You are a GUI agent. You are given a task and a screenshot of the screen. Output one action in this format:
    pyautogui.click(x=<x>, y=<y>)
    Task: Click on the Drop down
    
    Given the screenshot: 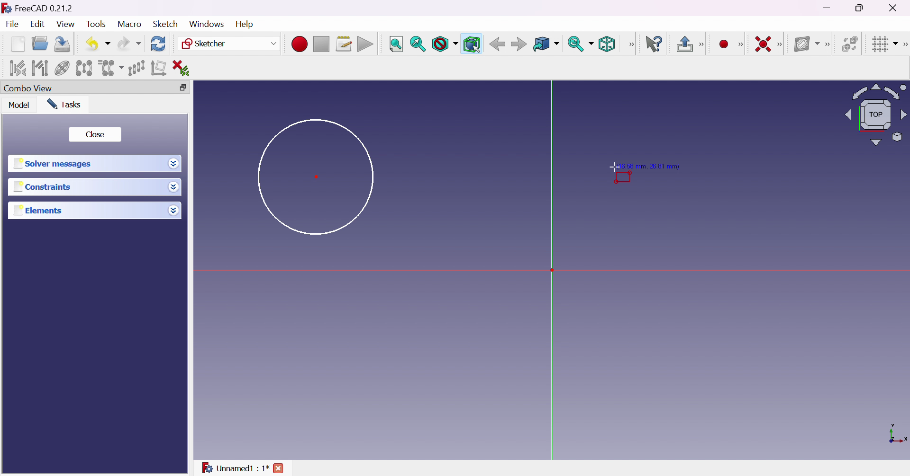 What is the action you would take?
    pyautogui.click(x=174, y=164)
    